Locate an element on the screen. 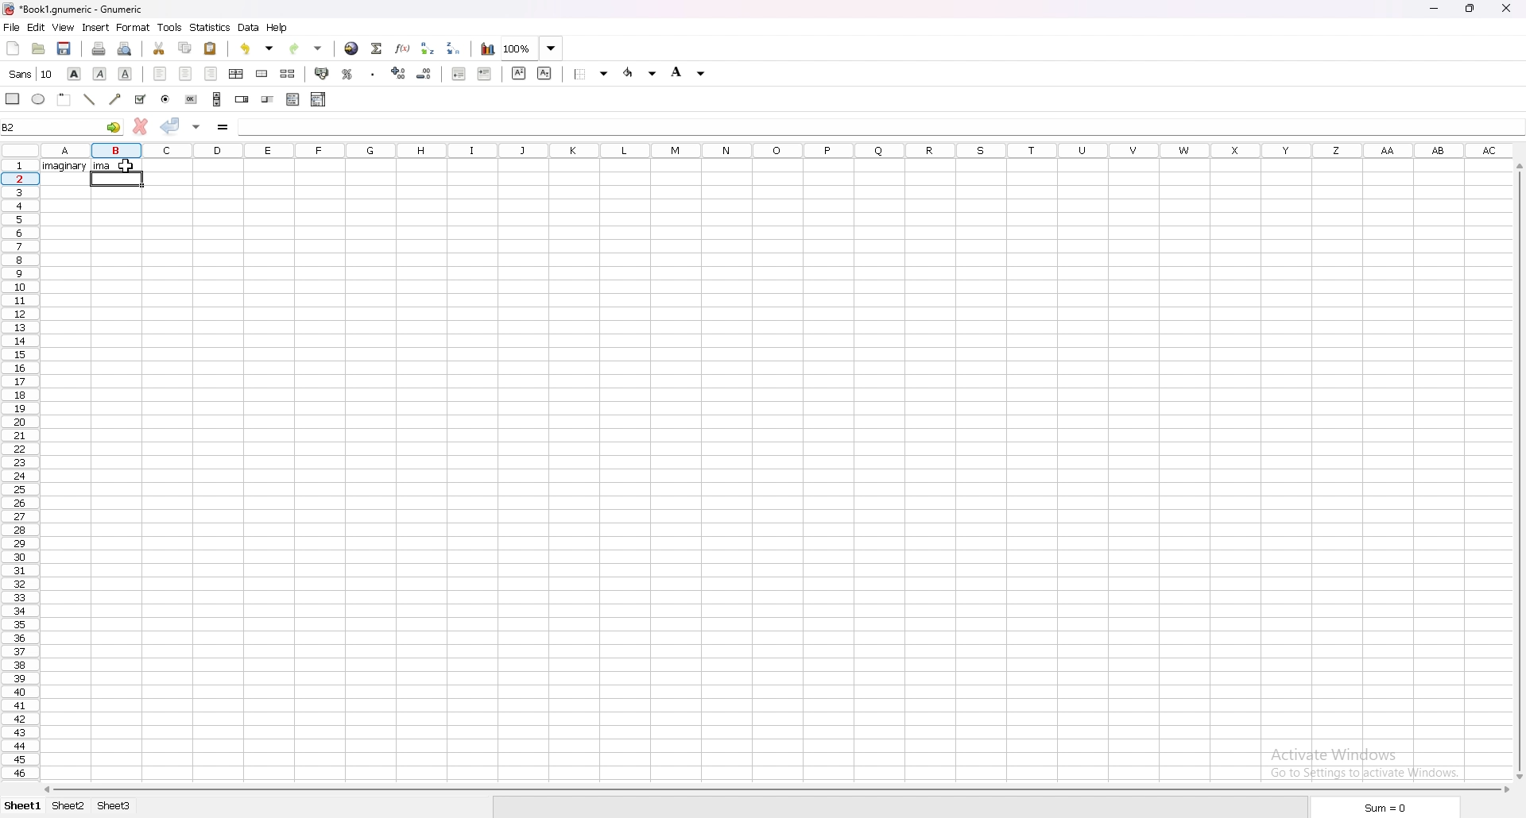  sort ascending is located at coordinates (428, 48).